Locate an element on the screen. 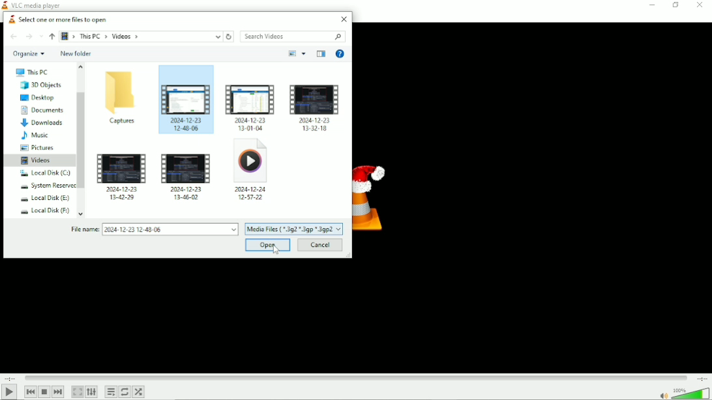 This screenshot has width=712, height=400. Restore down is located at coordinates (675, 5).